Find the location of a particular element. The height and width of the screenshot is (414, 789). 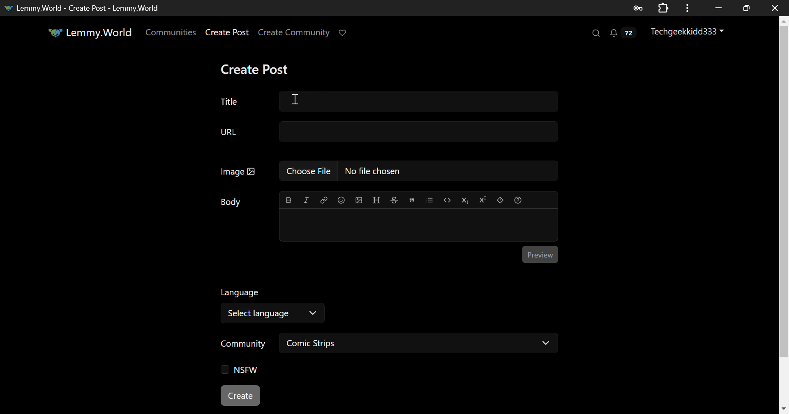

Quote is located at coordinates (412, 199).